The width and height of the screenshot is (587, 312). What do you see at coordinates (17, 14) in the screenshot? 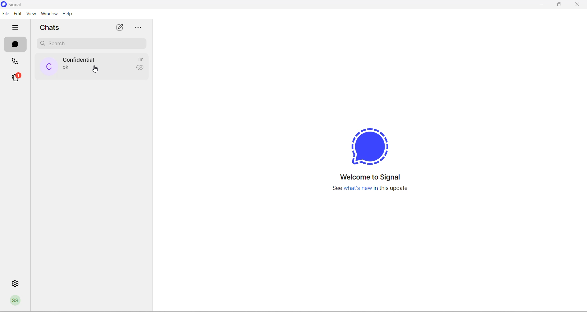
I see `edit` at bounding box center [17, 14].